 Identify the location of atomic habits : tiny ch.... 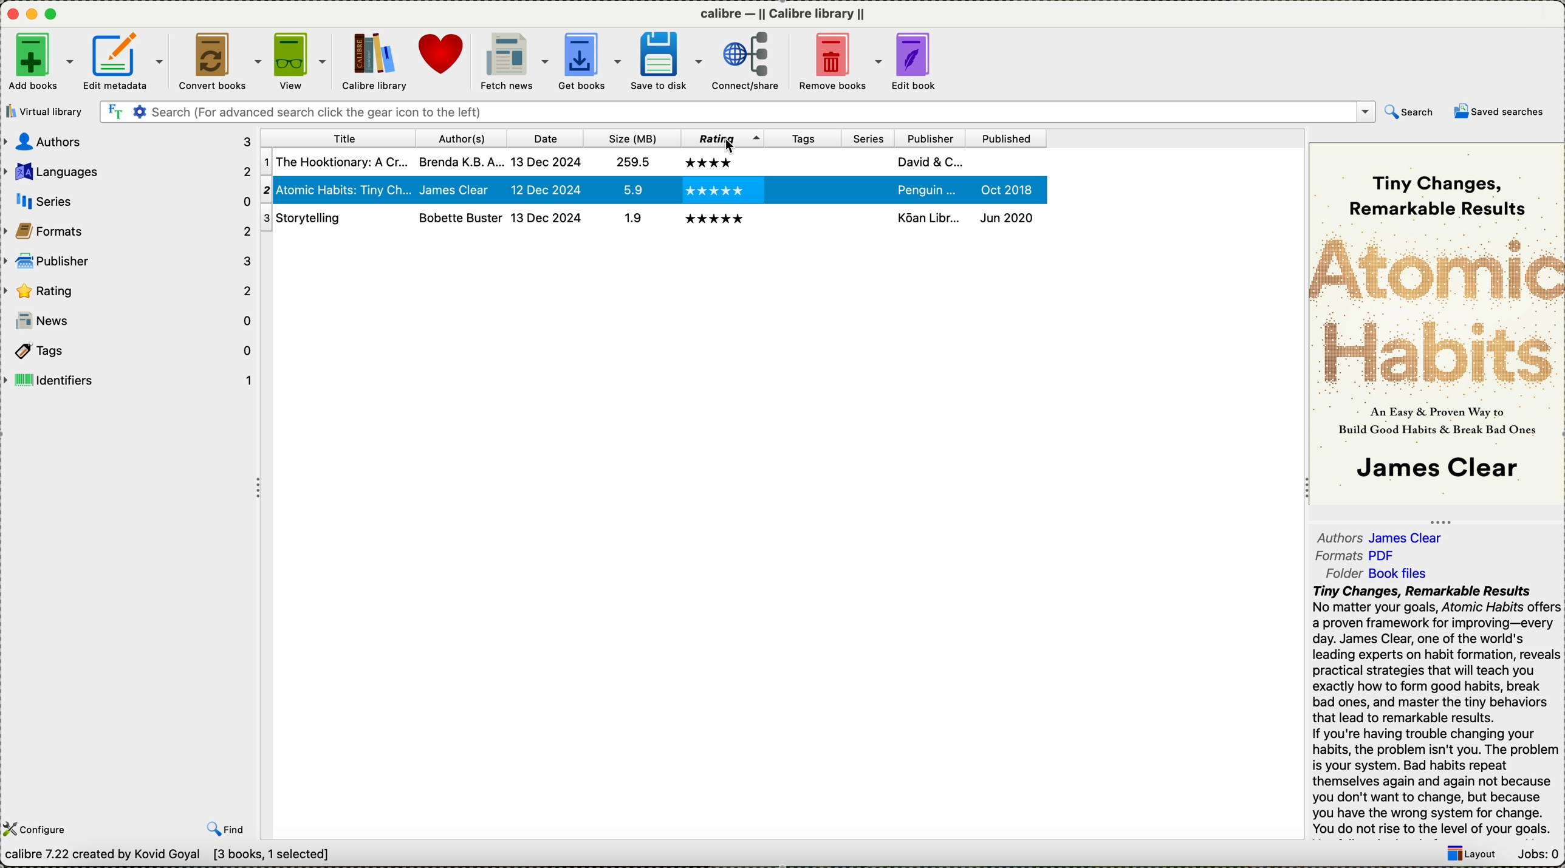
(337, 163).